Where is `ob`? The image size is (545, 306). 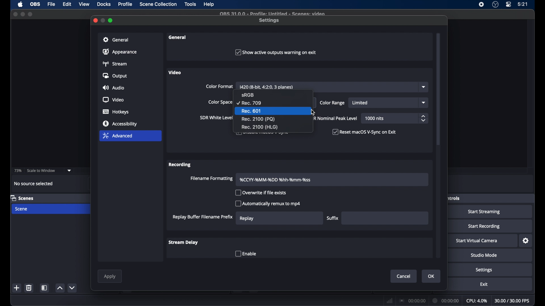
ob is located at coordinates (35, 4).